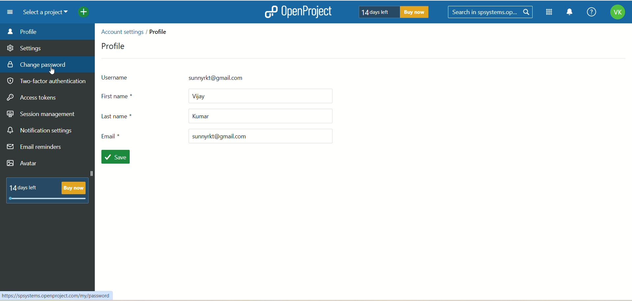  Describe the element at coordinates (111, 45) in the screenshot. I see `profile` at that location.